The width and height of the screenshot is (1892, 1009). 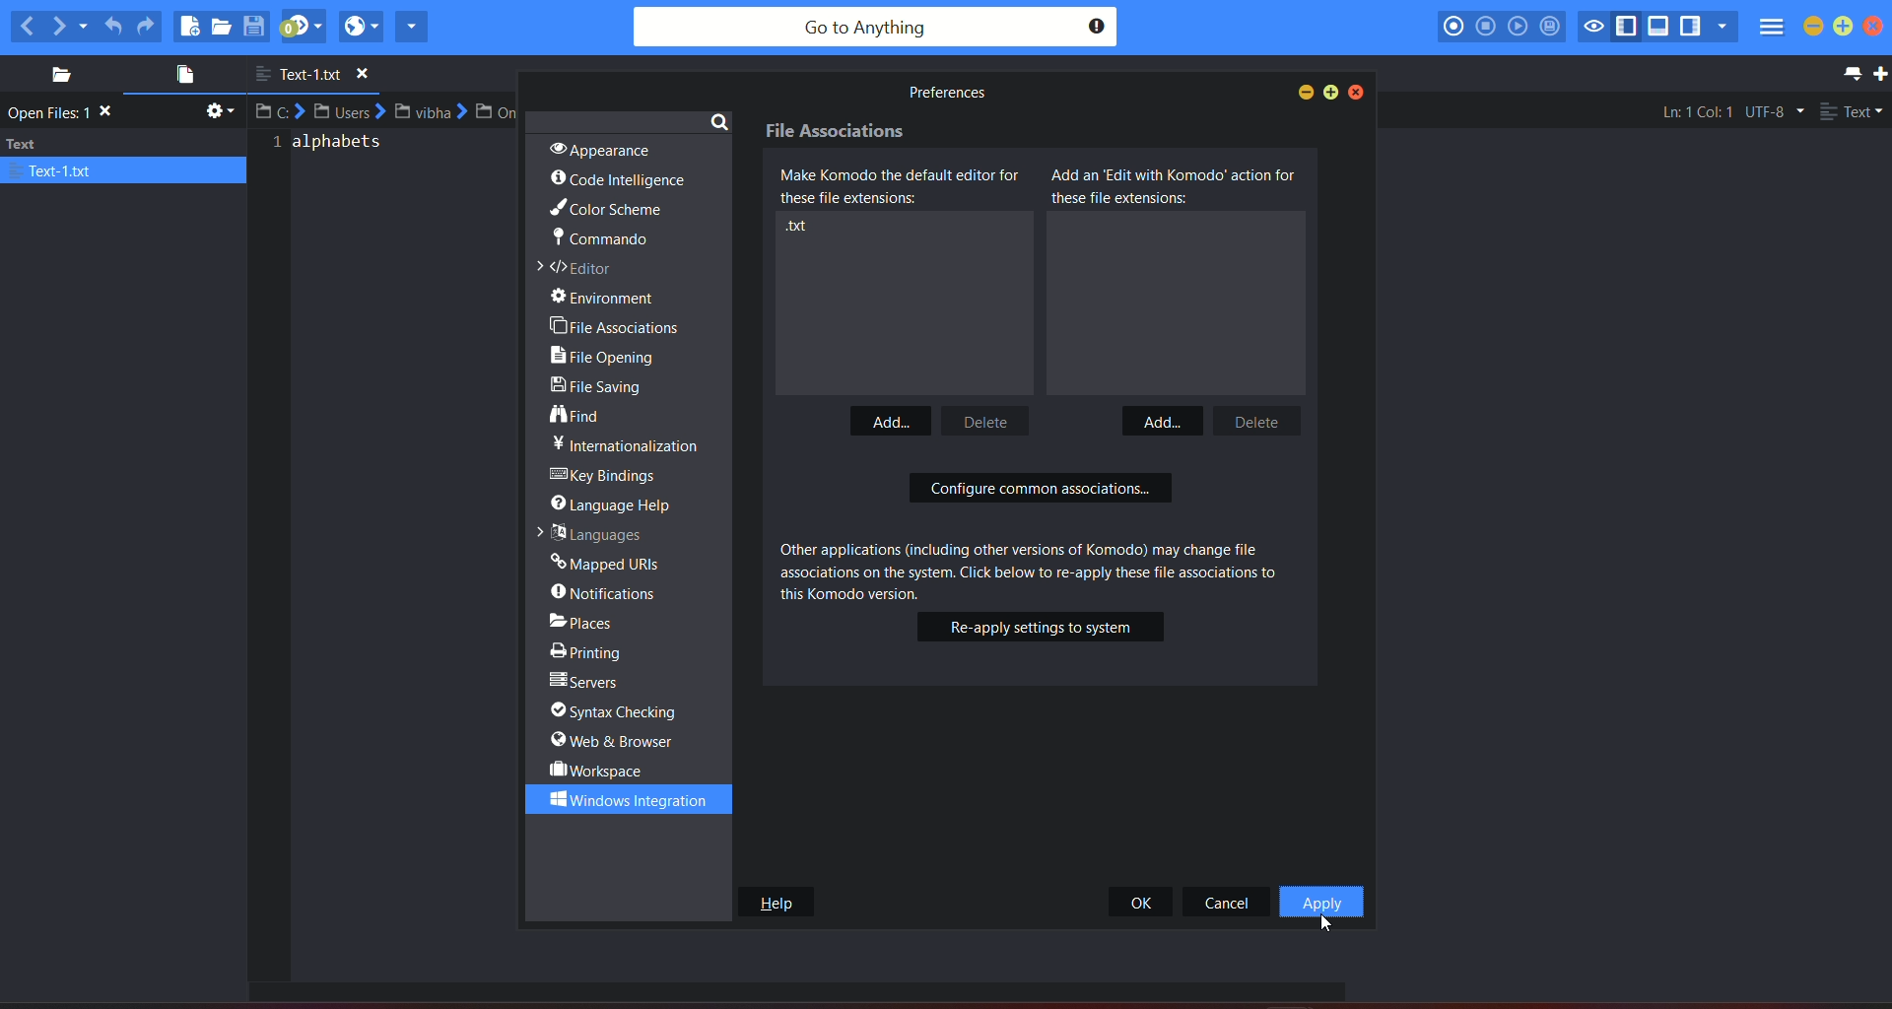 I want to click on new file, so click(x=189, y=26).